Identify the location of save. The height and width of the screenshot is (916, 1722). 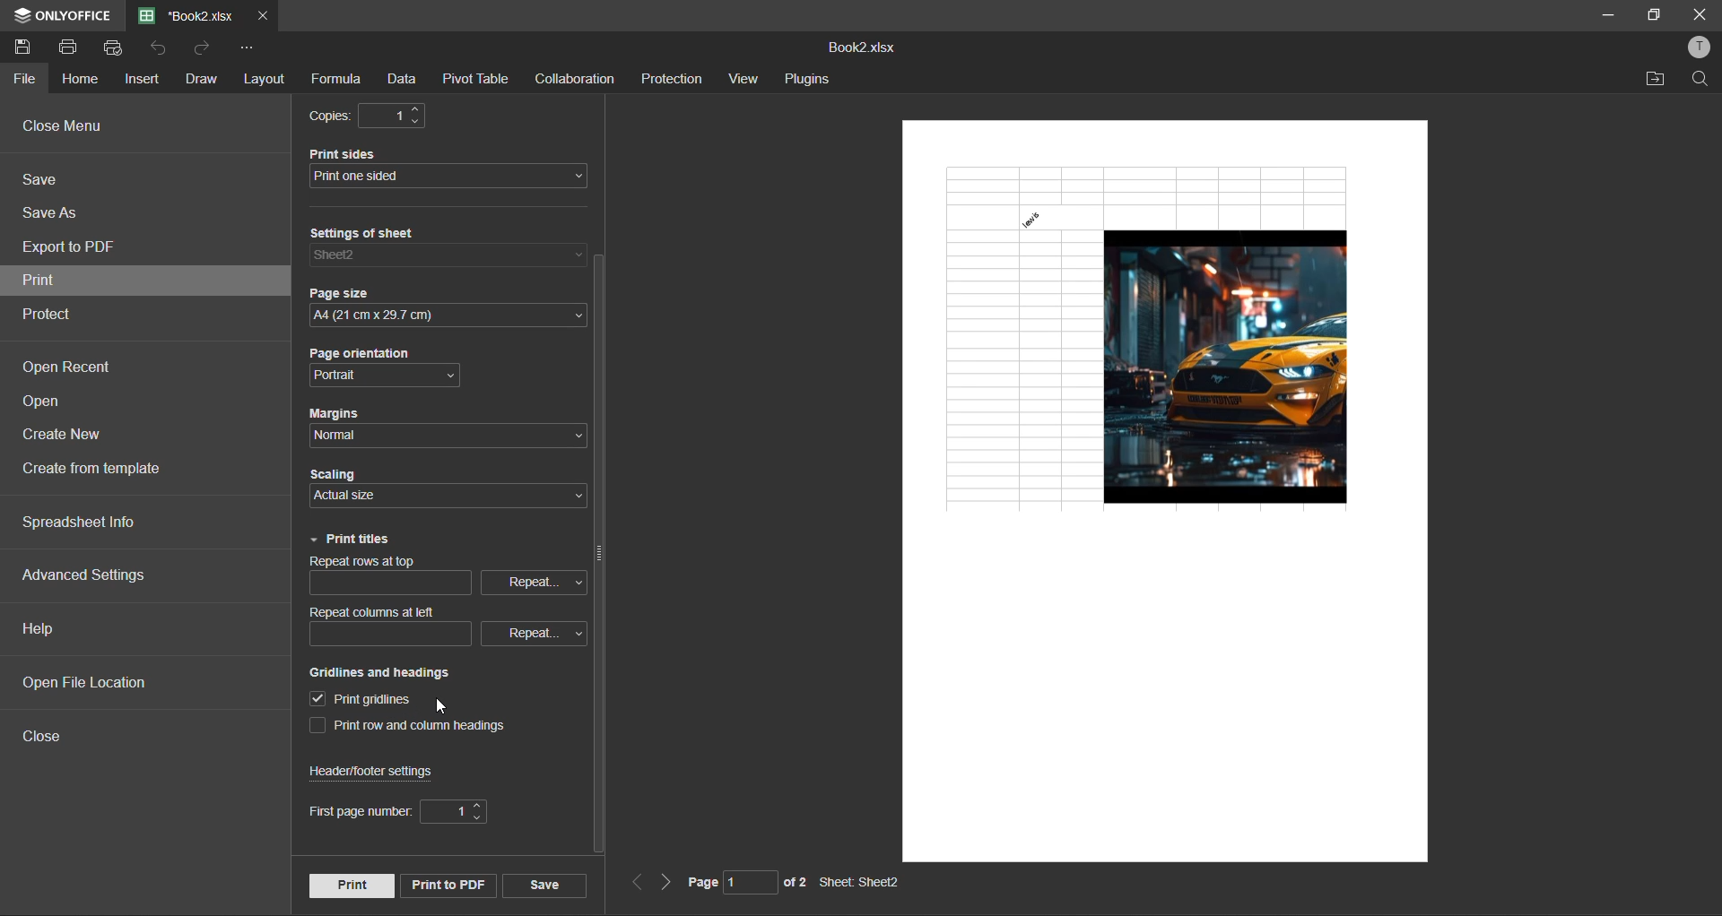
(45, 178).